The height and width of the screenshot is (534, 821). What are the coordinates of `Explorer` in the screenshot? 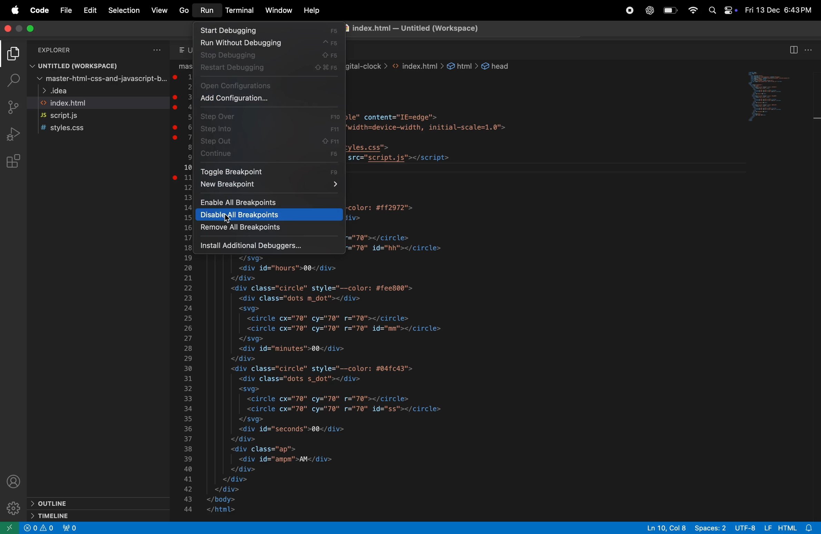 It's located at (57, 50).